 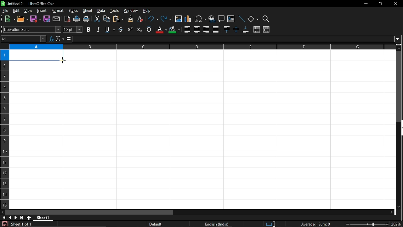 What do you see at coordinates (76, 19) in the screenshot?
I see `print directly` at bounding box center [76, 19].